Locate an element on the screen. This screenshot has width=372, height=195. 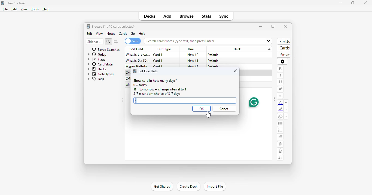
maximize is located at coordinates (352, 3).